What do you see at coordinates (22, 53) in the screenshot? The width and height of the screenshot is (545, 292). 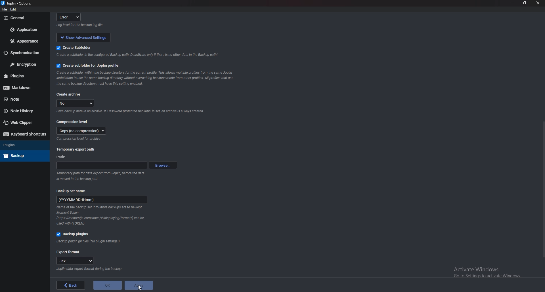 I see `Synchronization` at bounding box center [22, 53].